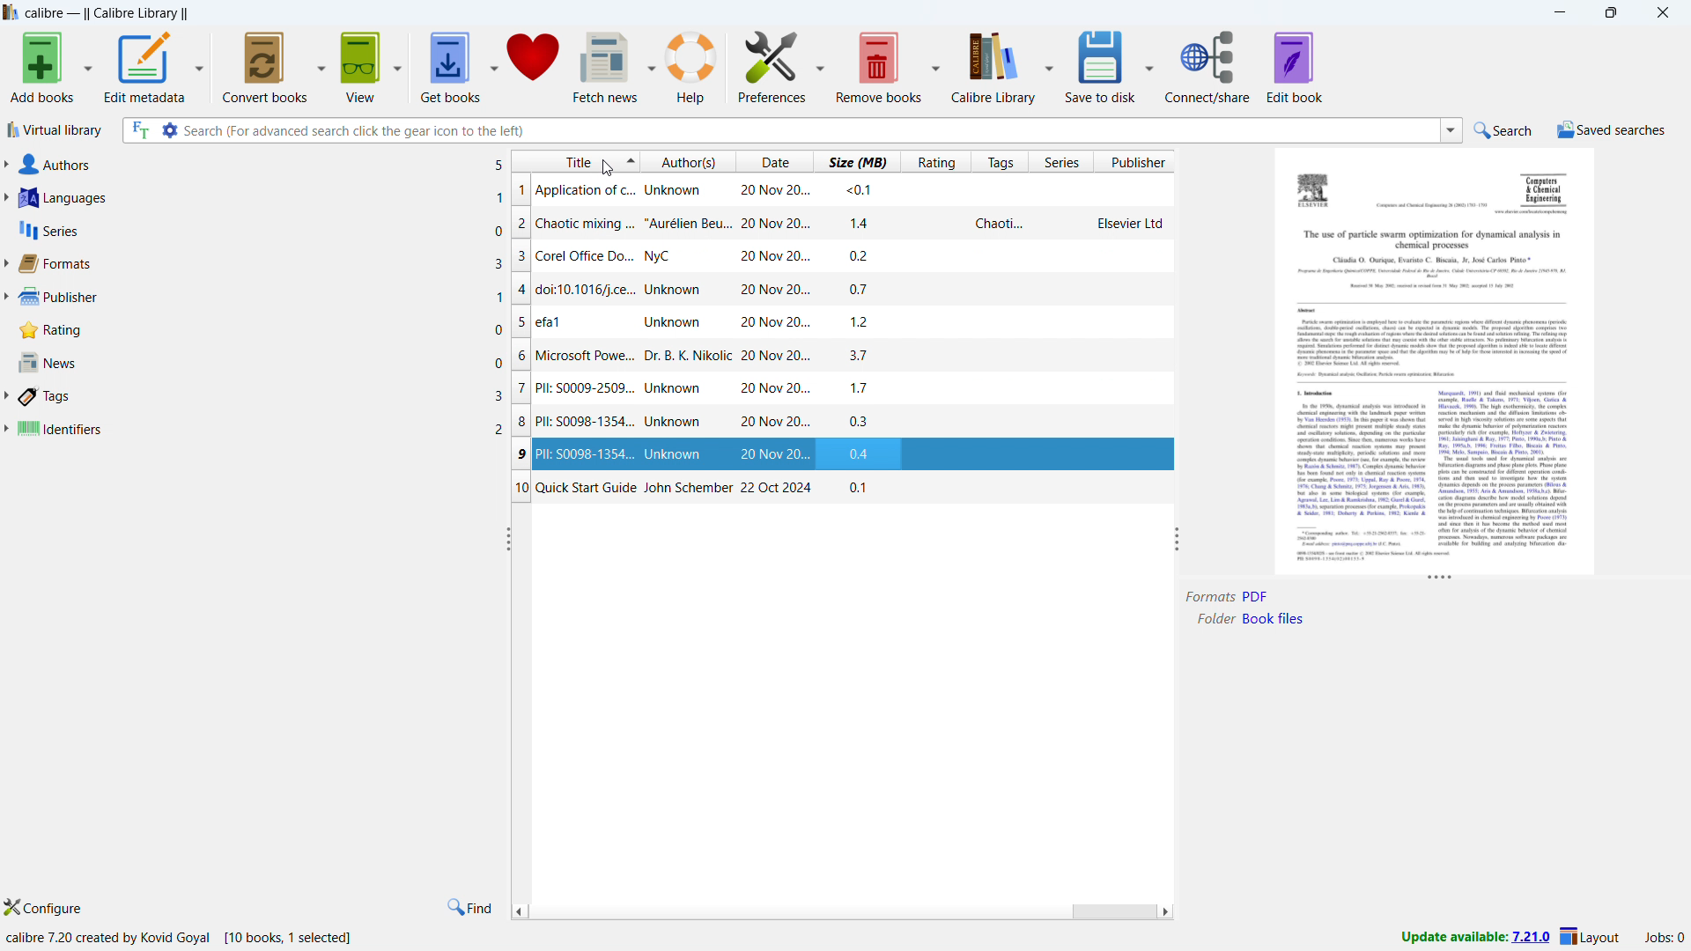 This screenshot has width=1691, height=951. Describe the element at coordinates (1319, 189) in the screenshot. I see `` at that location.